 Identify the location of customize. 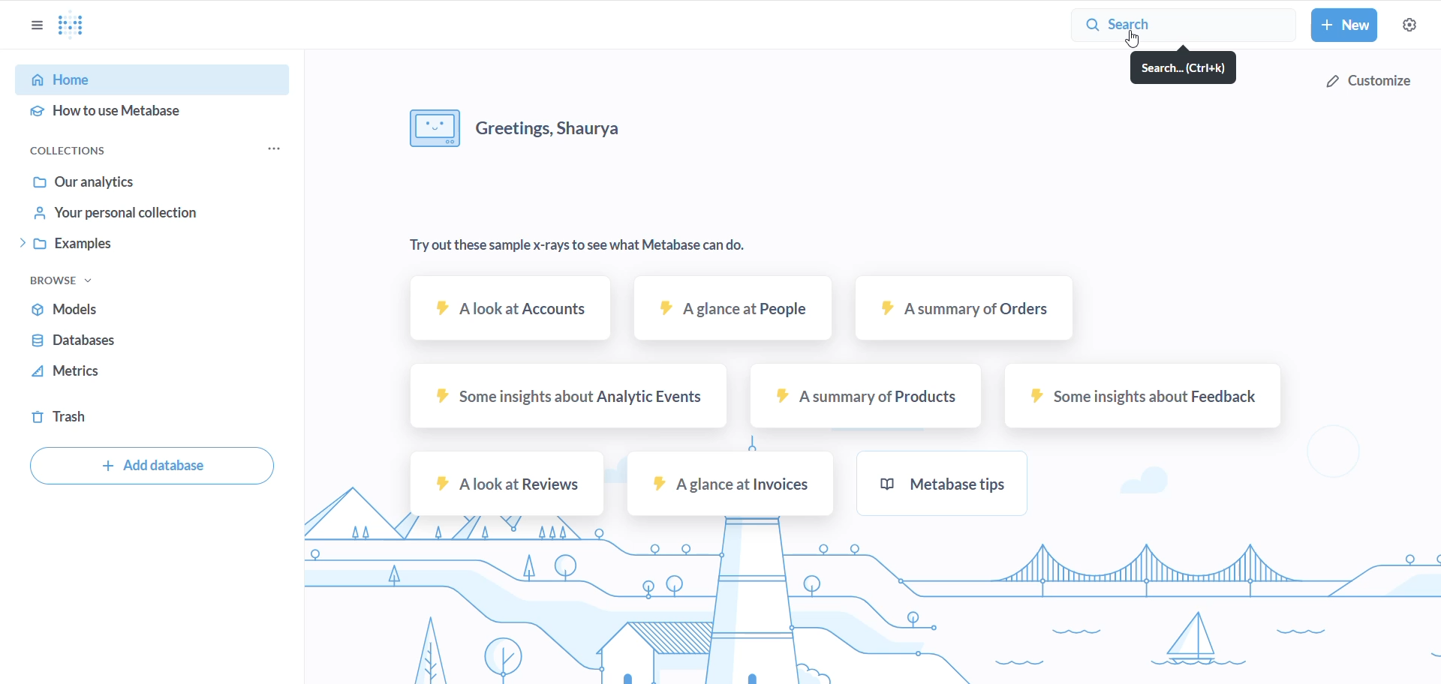
(1367, 80).